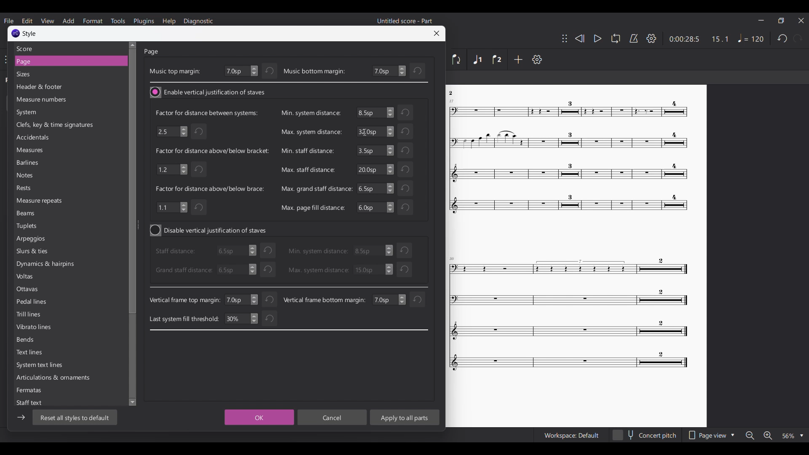 The height and width of the screenshot is (455, 809). Describe the element at coordinates (324, 300) in the screenshot. I see `Vertical frame bottom margin` at that location.